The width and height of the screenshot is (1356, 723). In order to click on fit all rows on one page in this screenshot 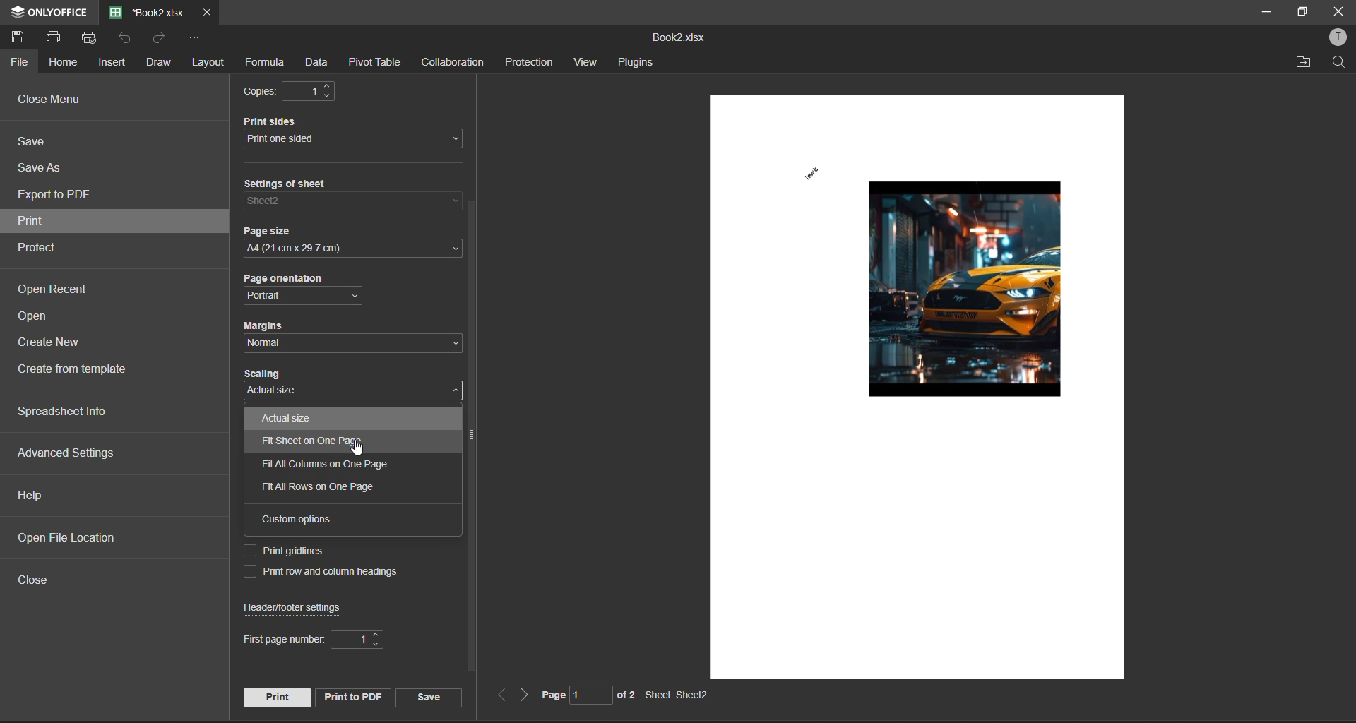, I will do `click(325, 488)`.